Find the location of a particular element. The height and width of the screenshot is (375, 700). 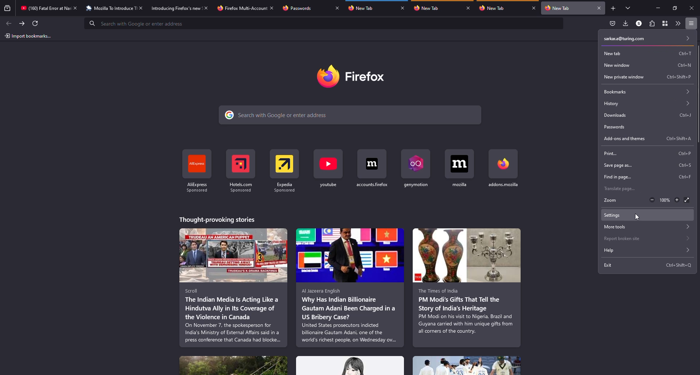

zoom in is located at coordinates (677, 200).